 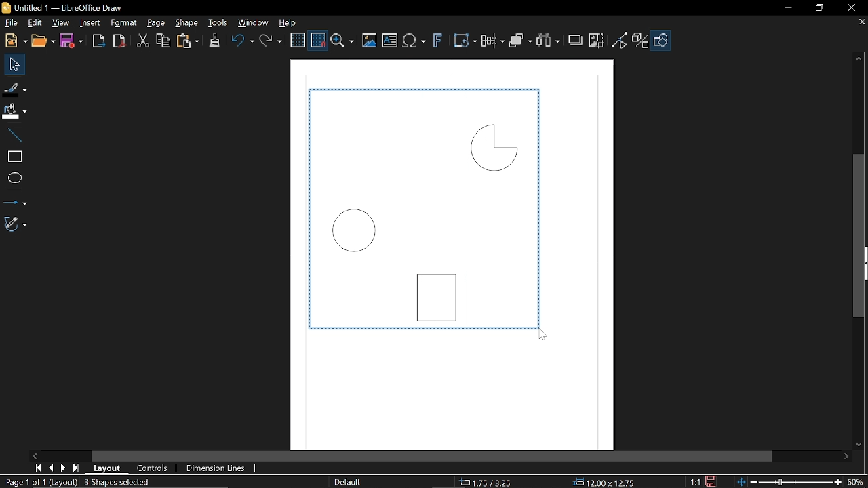 What do you see at coordinates (433, 454) in the screenshot?
I see `Horizontal scrollbar` at bounding box center [433, 454].